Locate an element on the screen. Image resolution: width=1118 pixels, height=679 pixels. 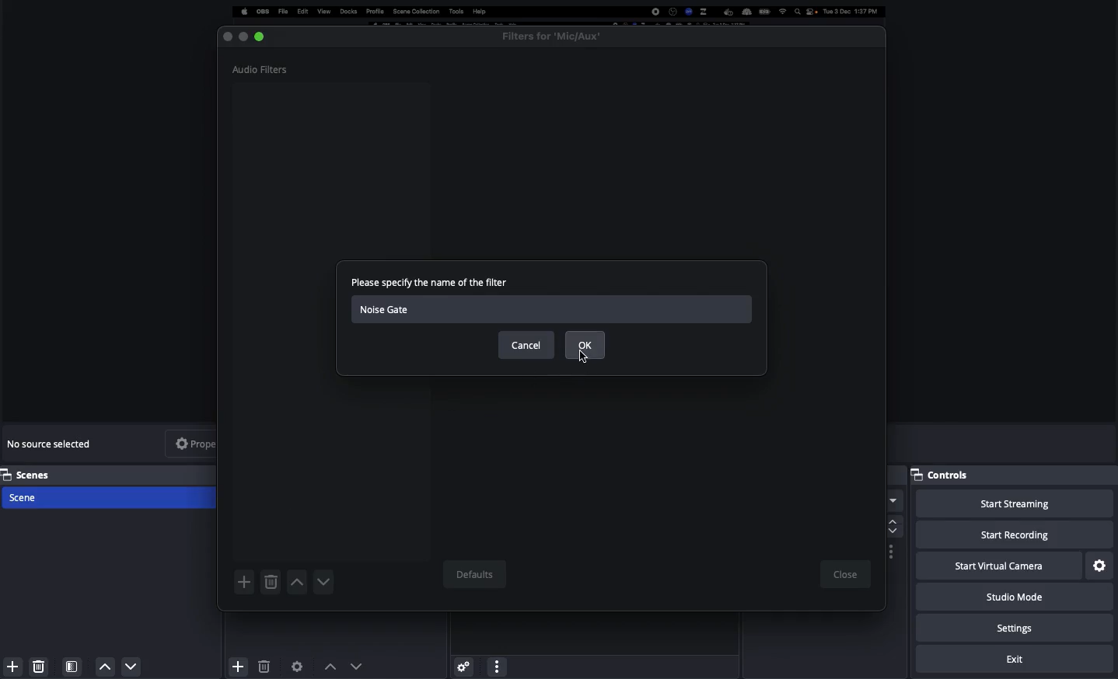
Audio filter is located at coordinates (261, 69).